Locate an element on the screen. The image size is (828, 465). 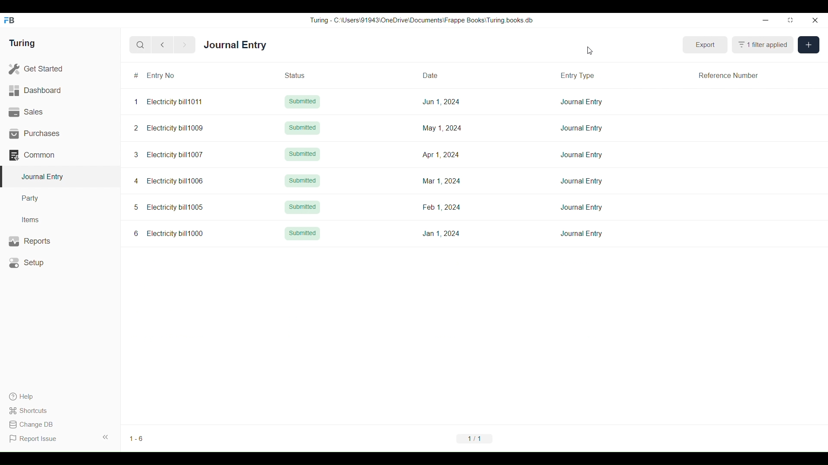
Feb 1,2024 is located at coordinates (441, 207).